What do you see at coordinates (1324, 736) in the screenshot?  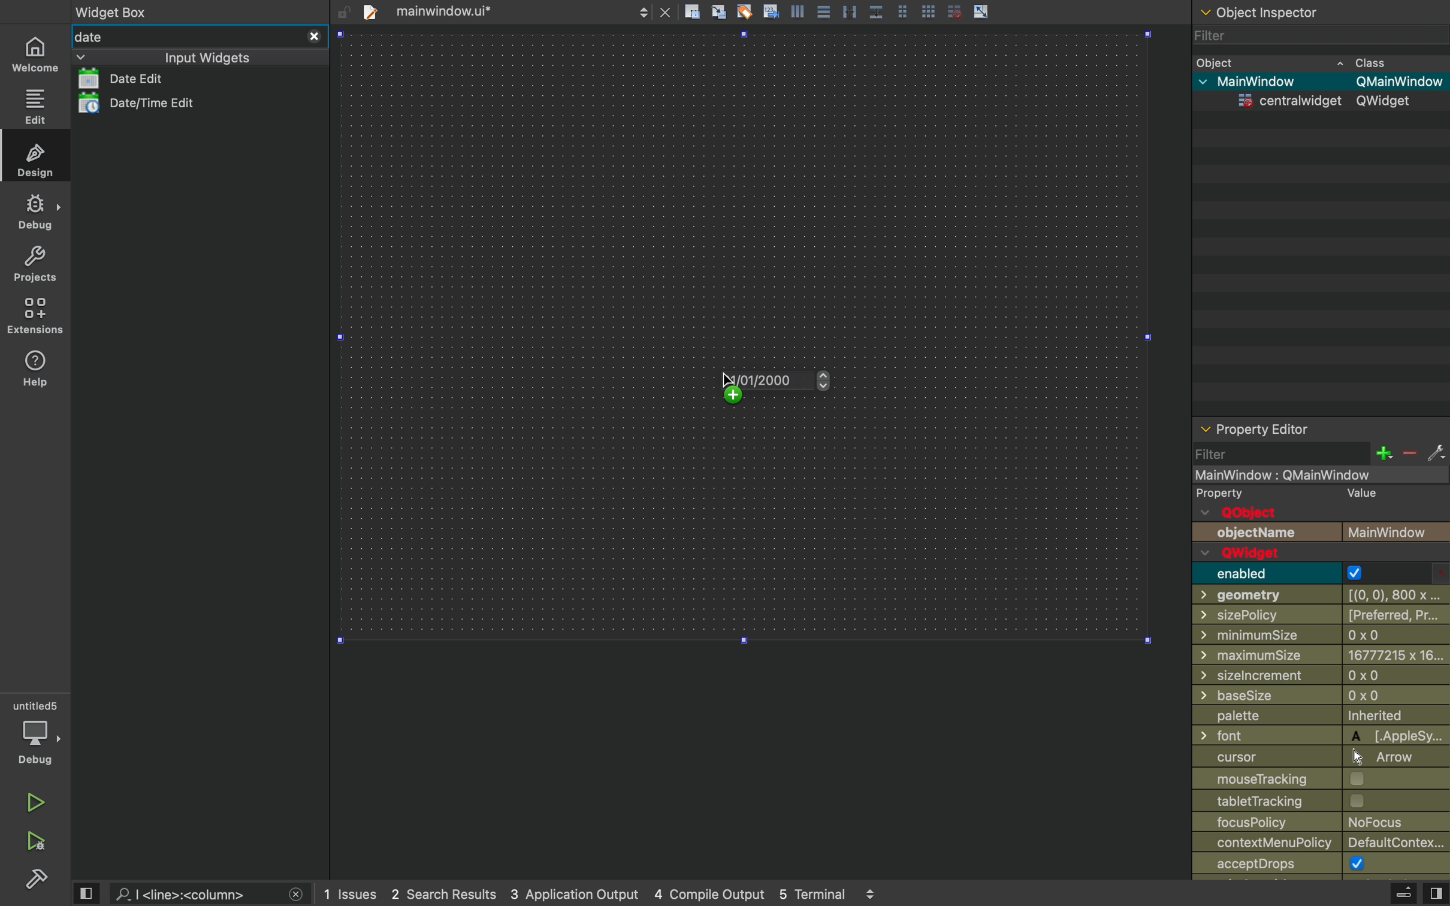 I see `font` at bounding box center [1324, 736].